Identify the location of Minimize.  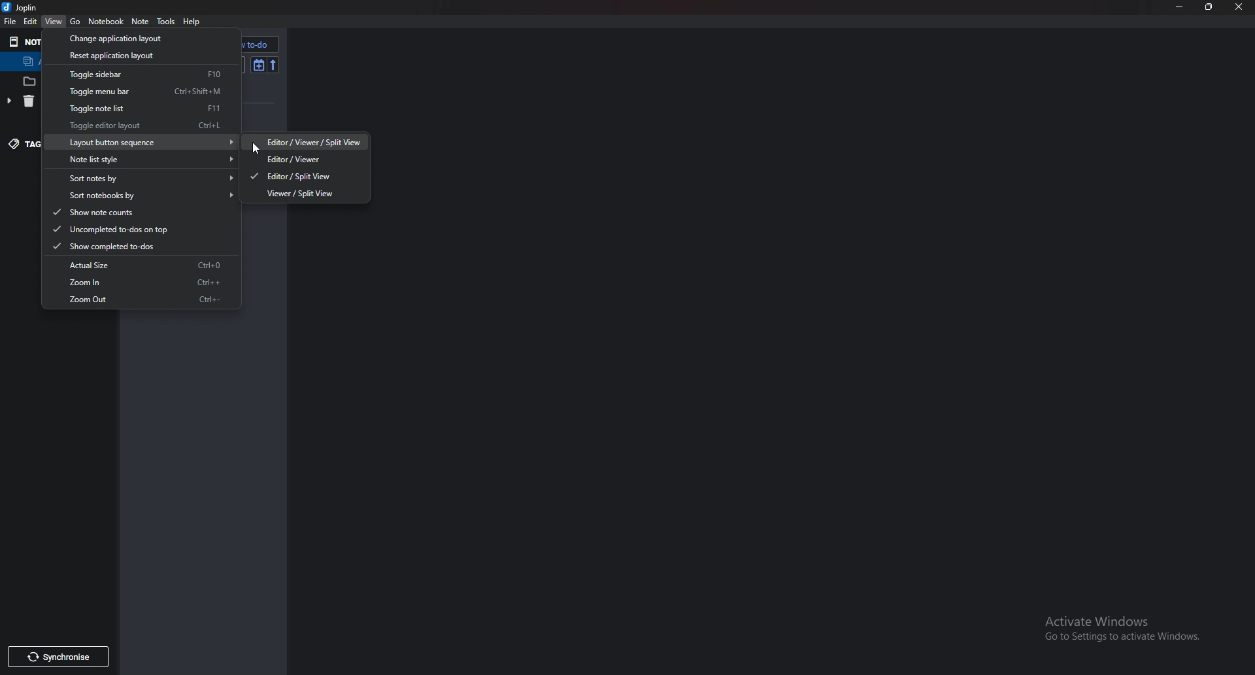
(1178, 7).